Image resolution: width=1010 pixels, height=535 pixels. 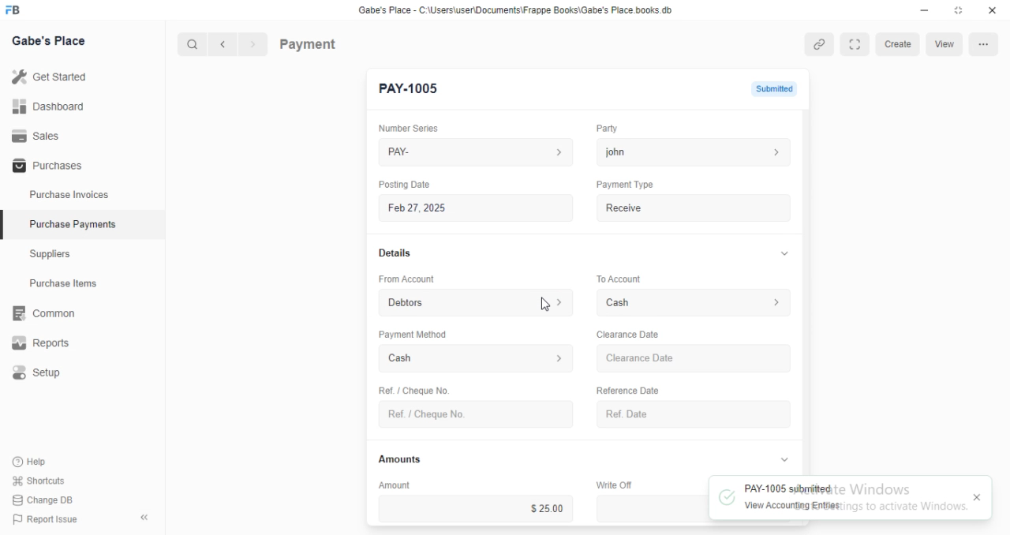 I want to click on Reports., so click(x=47, y=343).